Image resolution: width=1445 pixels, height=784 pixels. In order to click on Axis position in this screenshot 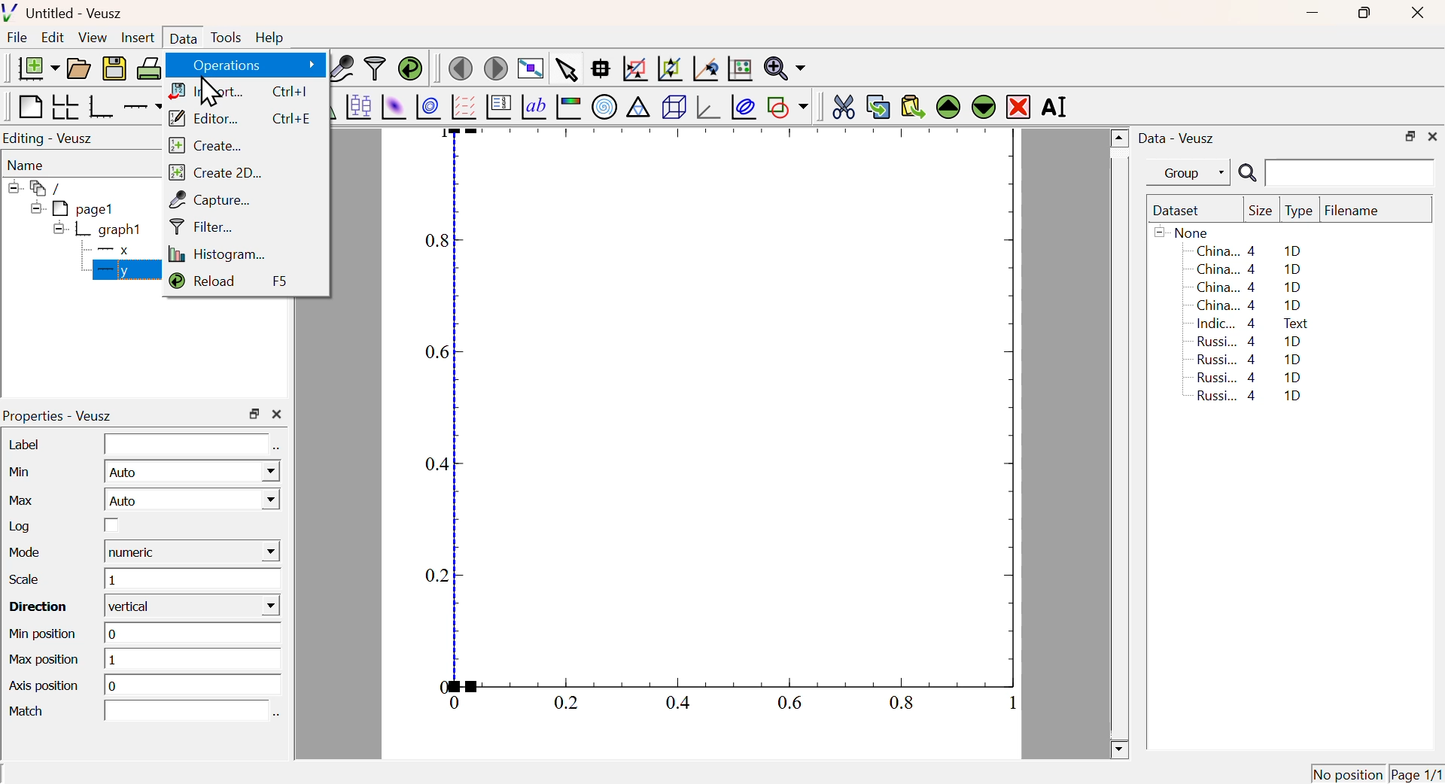, I will do `click(44, 688)`.